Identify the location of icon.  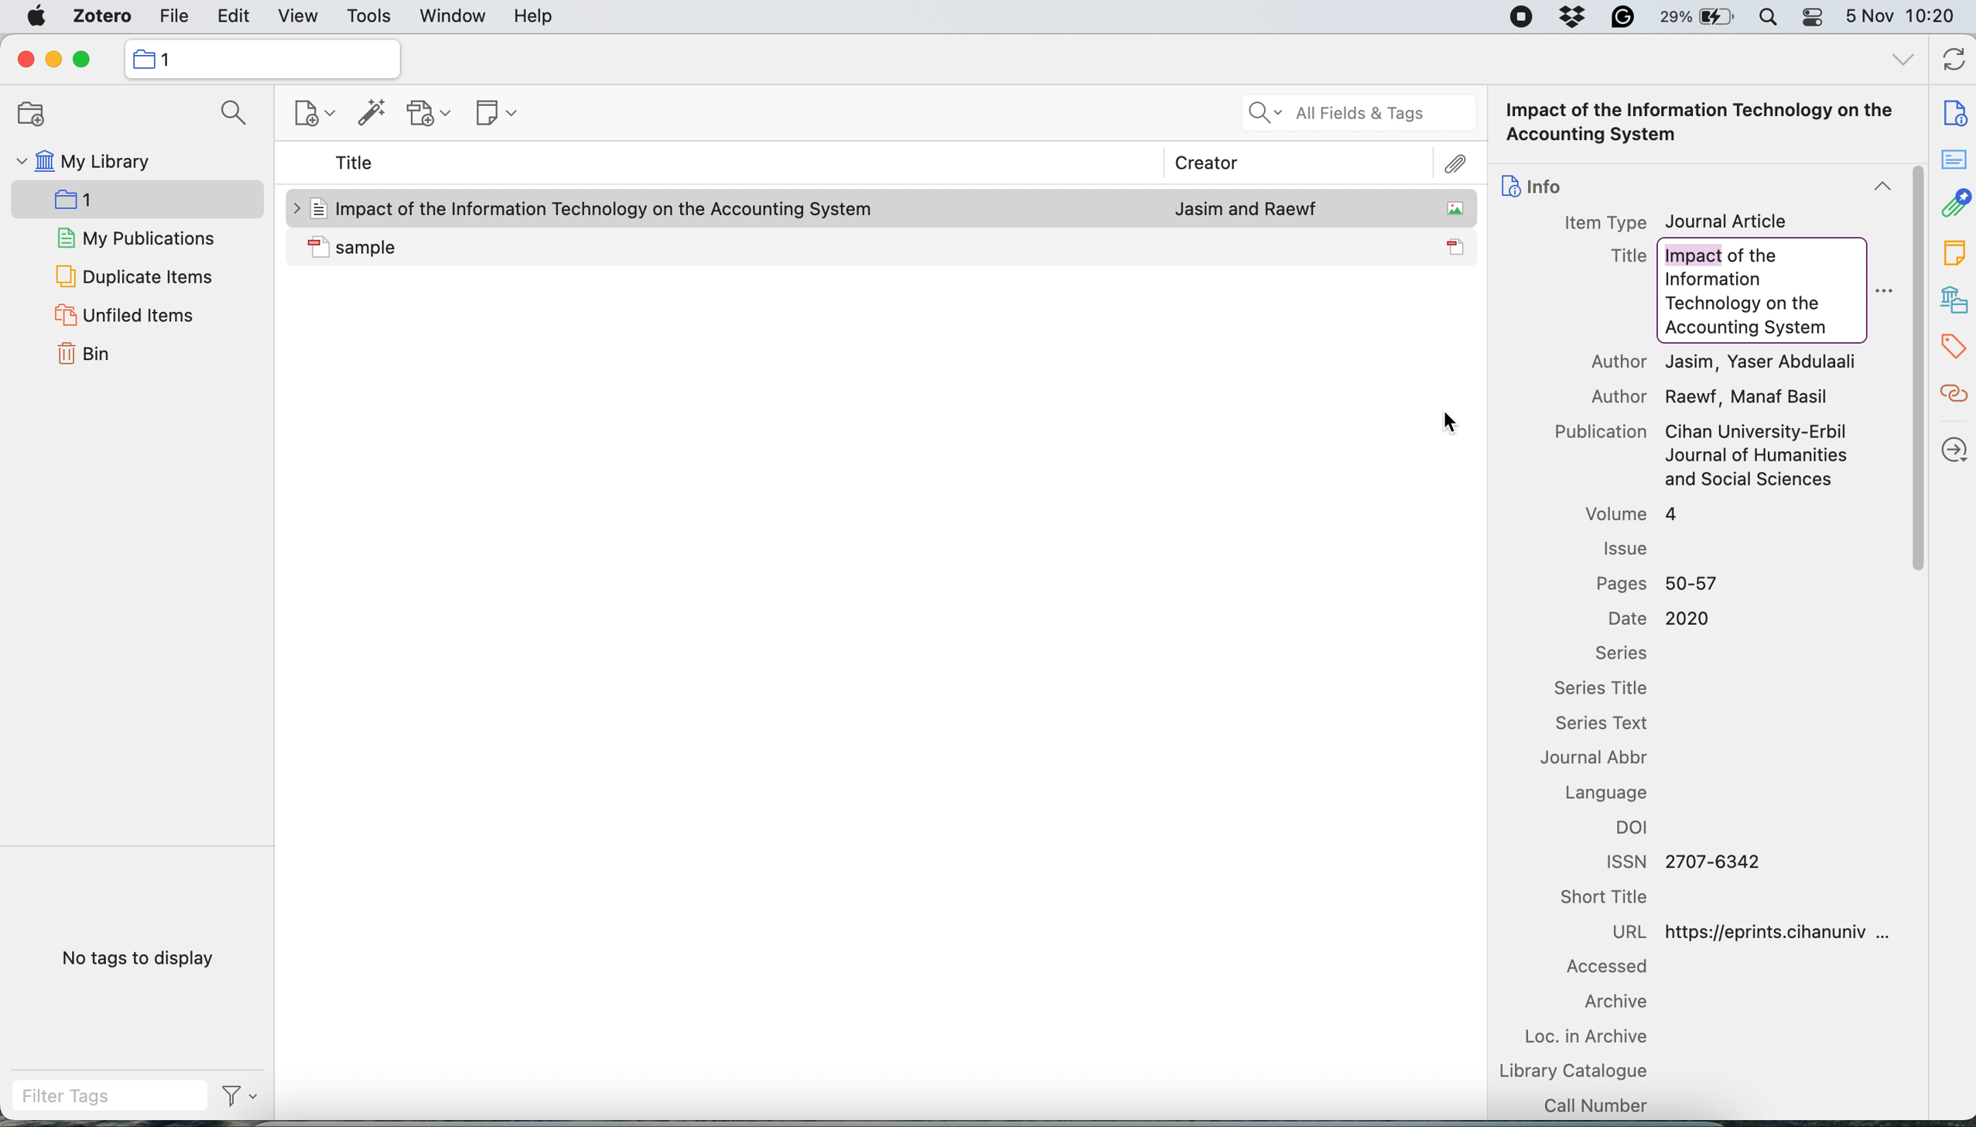
(318, 245).